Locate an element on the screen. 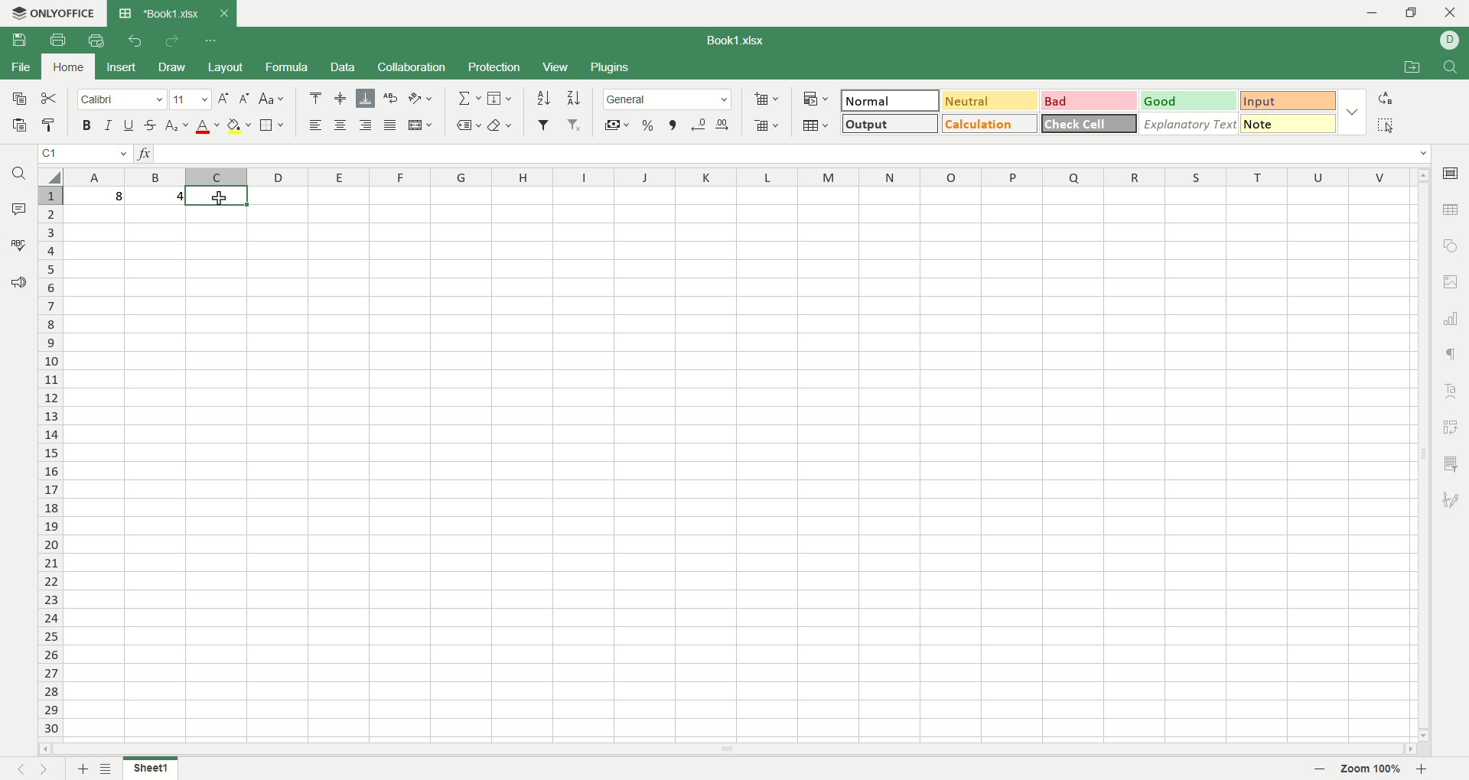 Image resolution: width=1469 pixels, height=780 pixels. save is located at coordinates (21, 40).